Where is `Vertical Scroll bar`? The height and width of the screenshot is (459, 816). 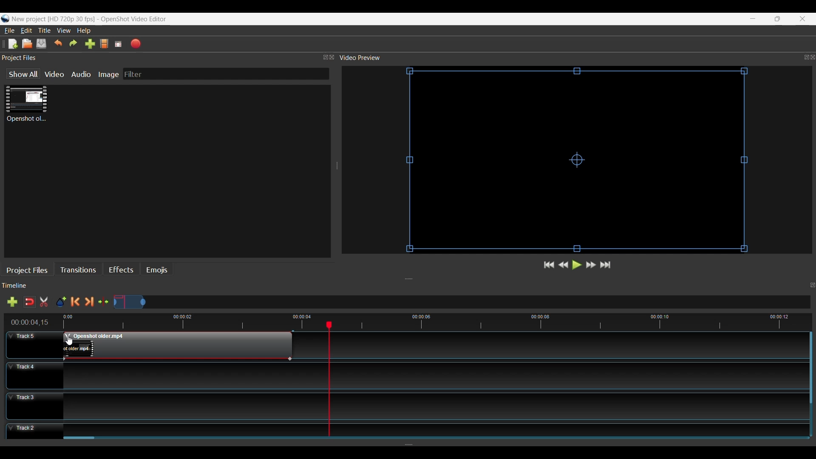 Vertical Scroll bar is located at coordinates (80, 439).